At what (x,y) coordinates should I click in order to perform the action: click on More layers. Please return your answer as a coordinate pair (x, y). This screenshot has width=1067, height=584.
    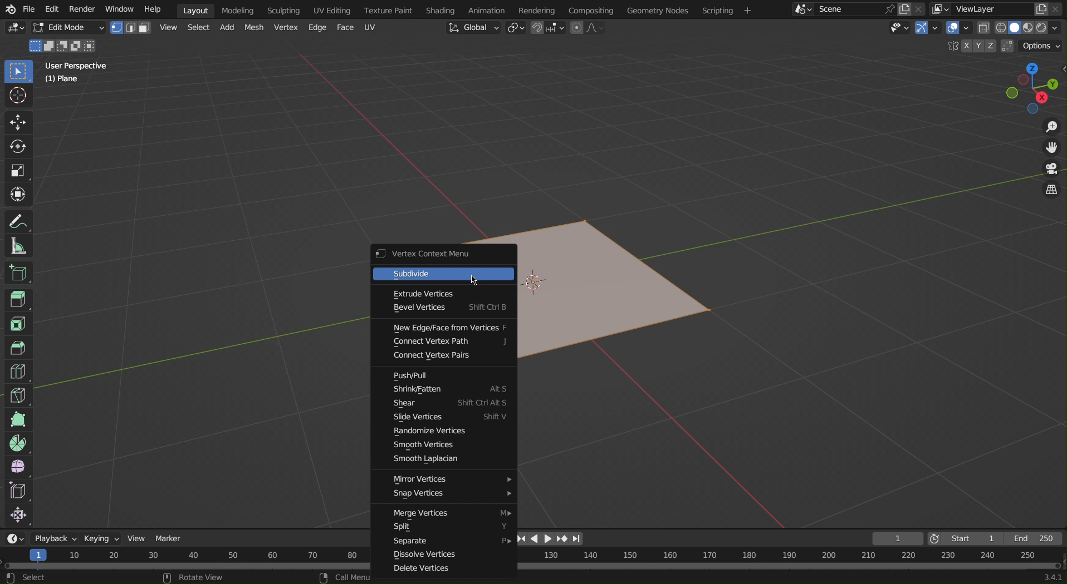
    Looking at the image, I should click on (941, 10).